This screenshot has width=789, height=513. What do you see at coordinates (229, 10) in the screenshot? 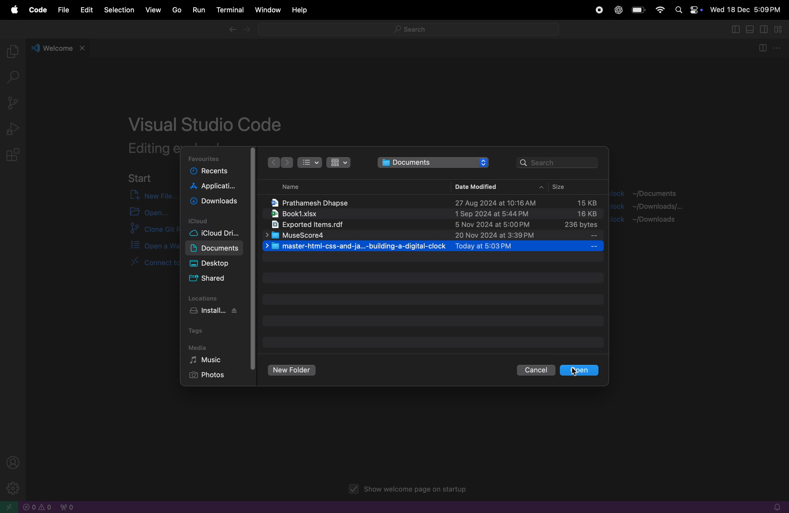
I see `terminal` at bounding box center [229, 10].